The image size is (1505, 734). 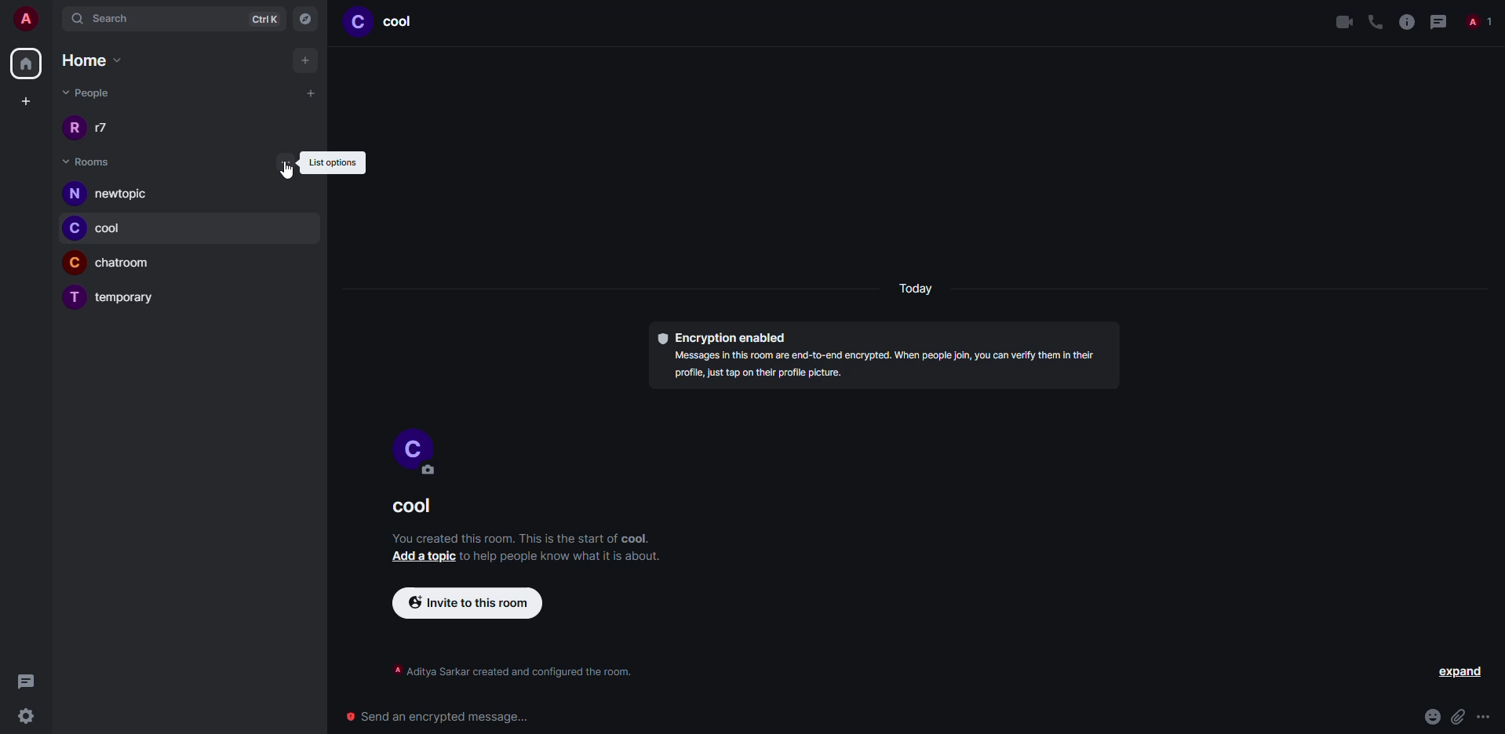 I want to click on encryption enabled, so click(x=720, y=337).